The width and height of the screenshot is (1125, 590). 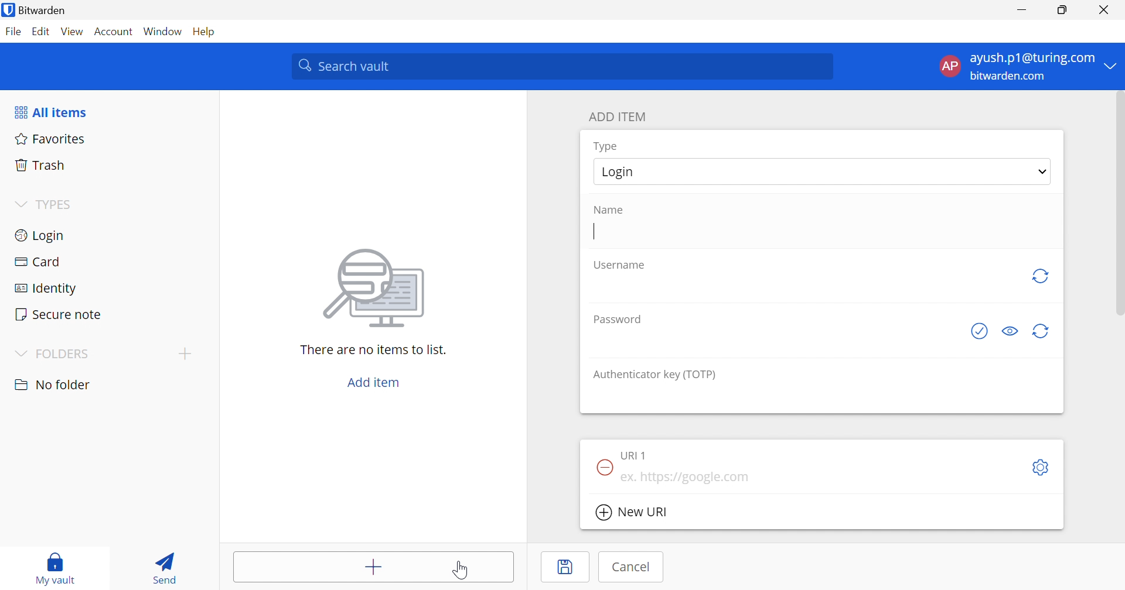 I want to click on Login, so click(x=41, y=234).